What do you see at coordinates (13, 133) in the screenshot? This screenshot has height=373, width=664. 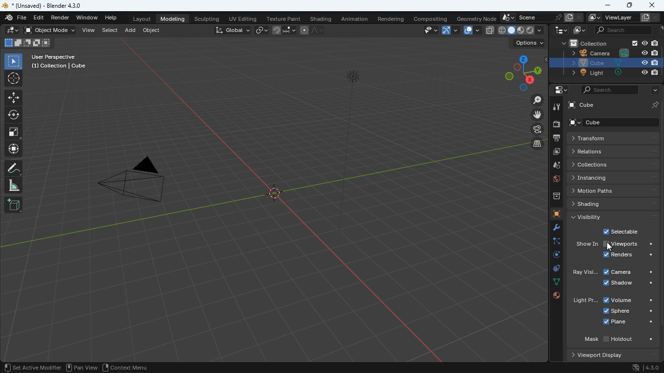 I see `full screen` at bounding box center [13, 133].